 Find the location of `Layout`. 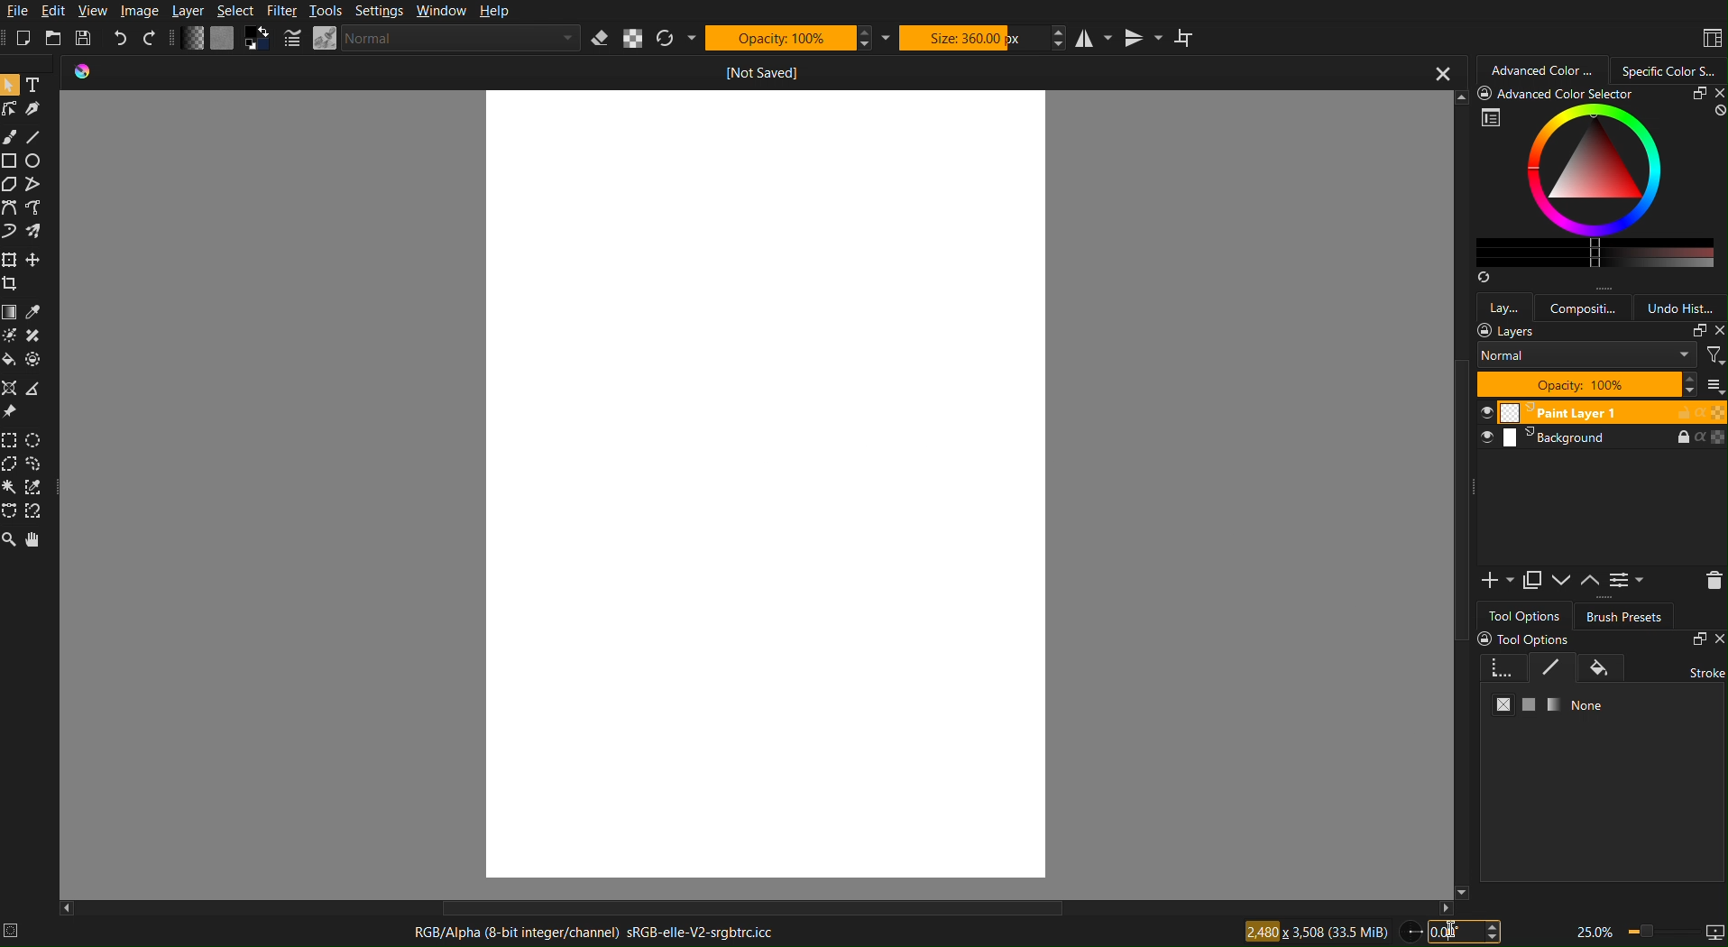

Layout is located at coordinates (1705, 33).